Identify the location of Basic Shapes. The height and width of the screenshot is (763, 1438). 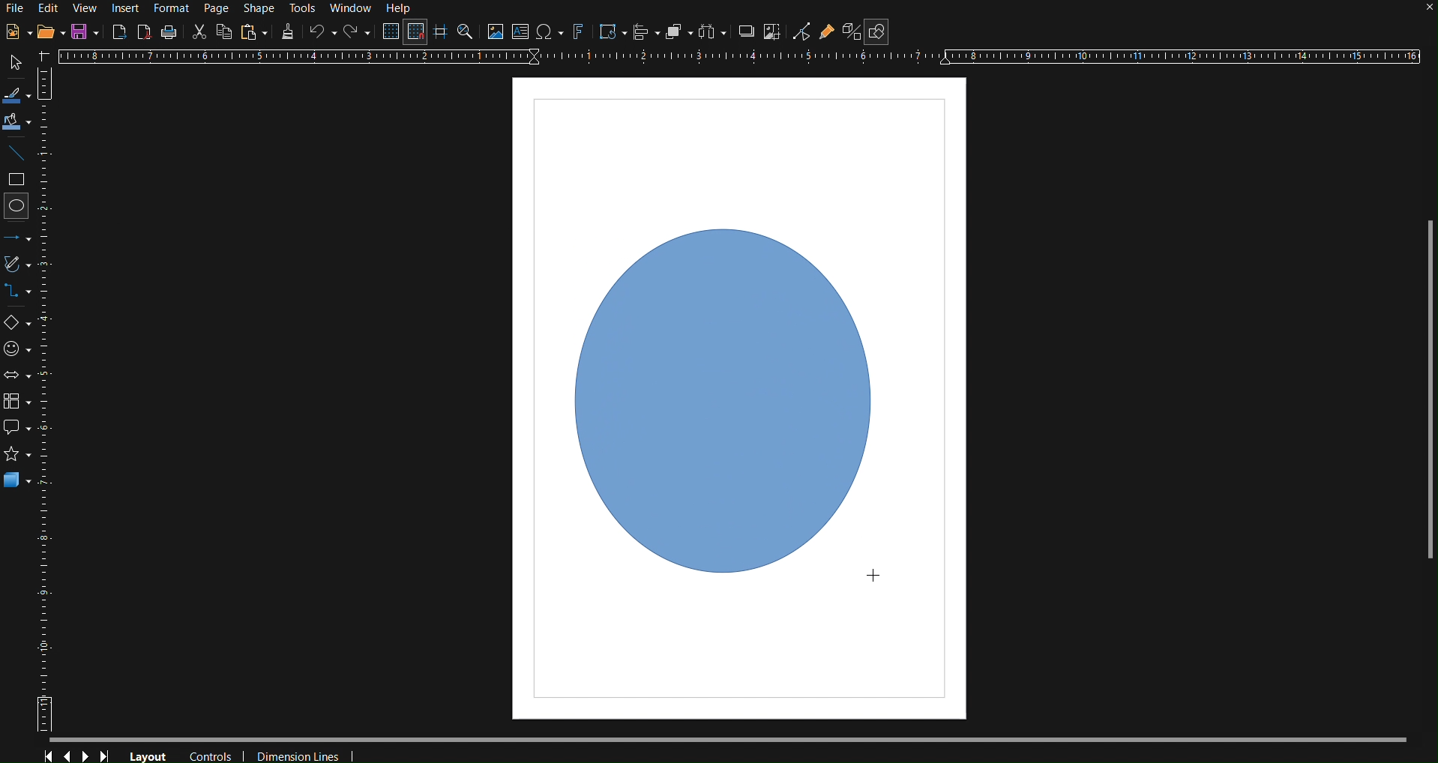
(21, 325).